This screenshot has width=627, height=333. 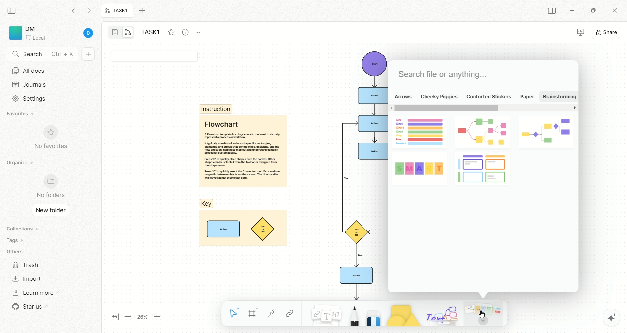 What do you see at coordinates (489, 96) in the screenshot?
I see `contorted stickers` at bounding box center [489, 96].